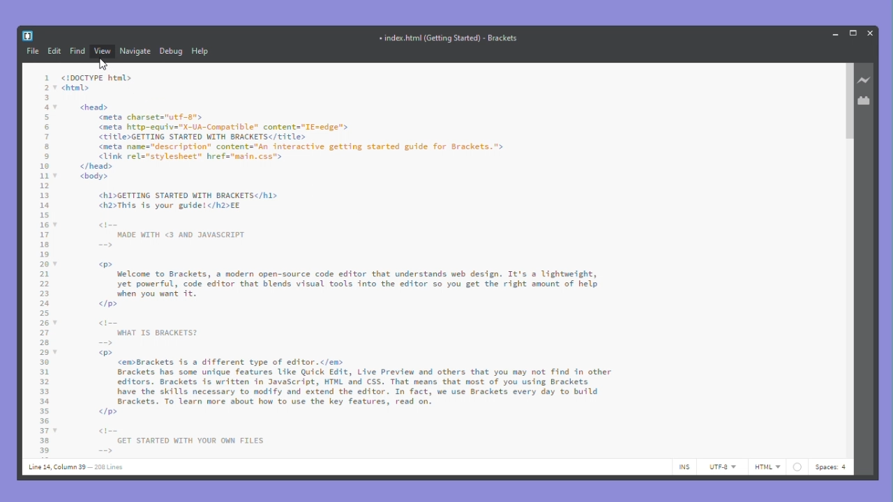  I want to click on 24, so click(45, 303).